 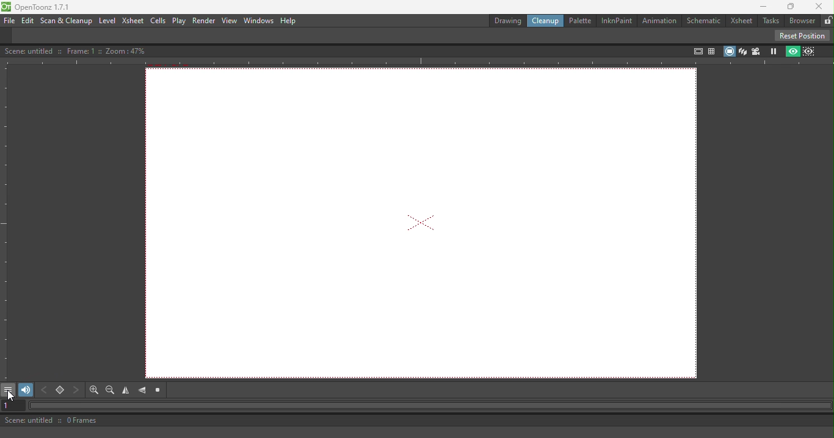 What do you see at coordinates (27, 20) in the screenshot?
I see `Edit` at bounding box center [27, 20].